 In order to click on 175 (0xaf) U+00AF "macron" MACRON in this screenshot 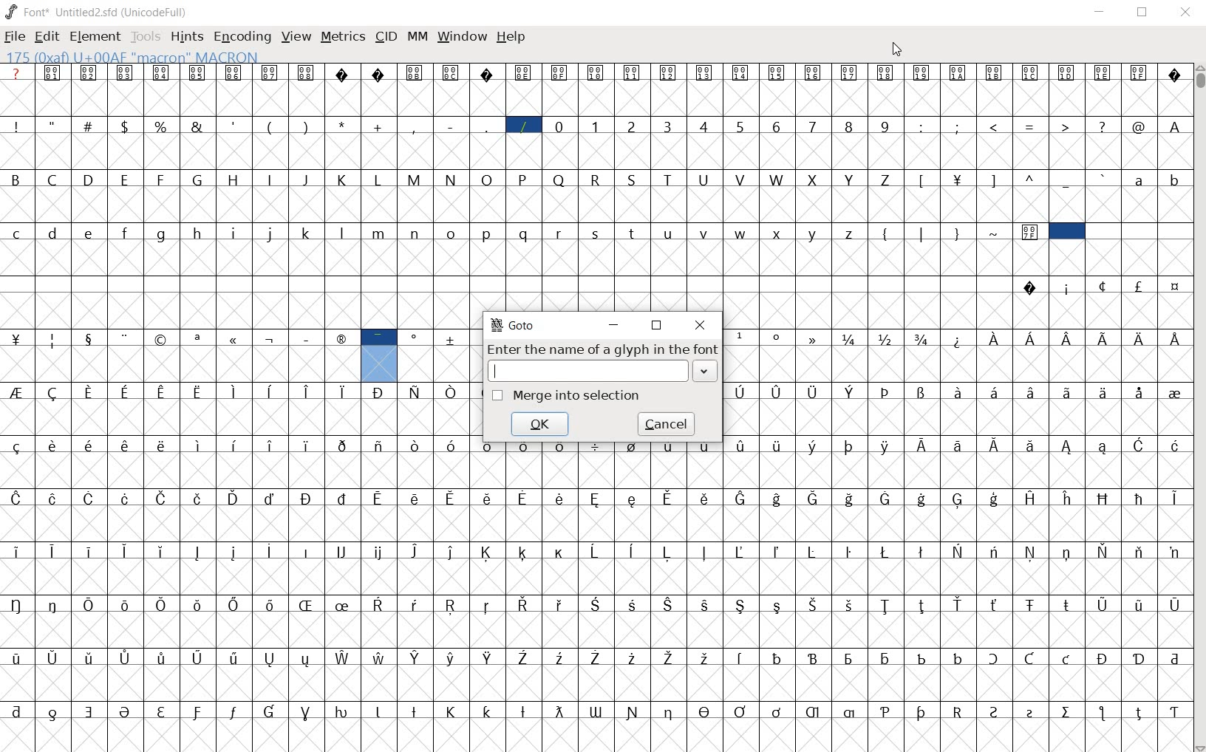, I will do `click(130, 57)`.